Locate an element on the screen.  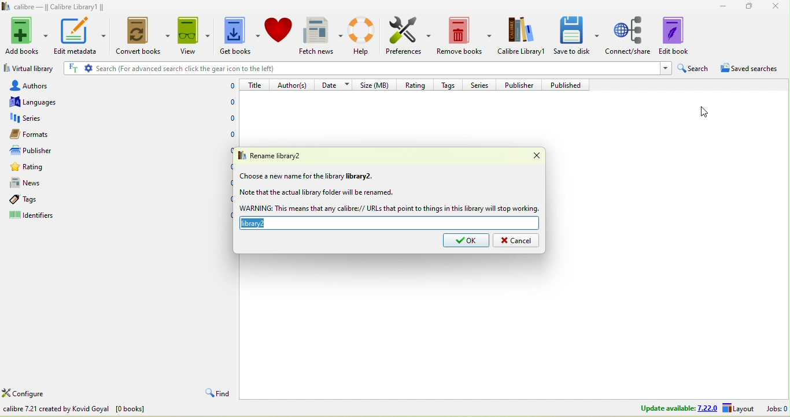
virtual library is located at coordinates (28, 70).